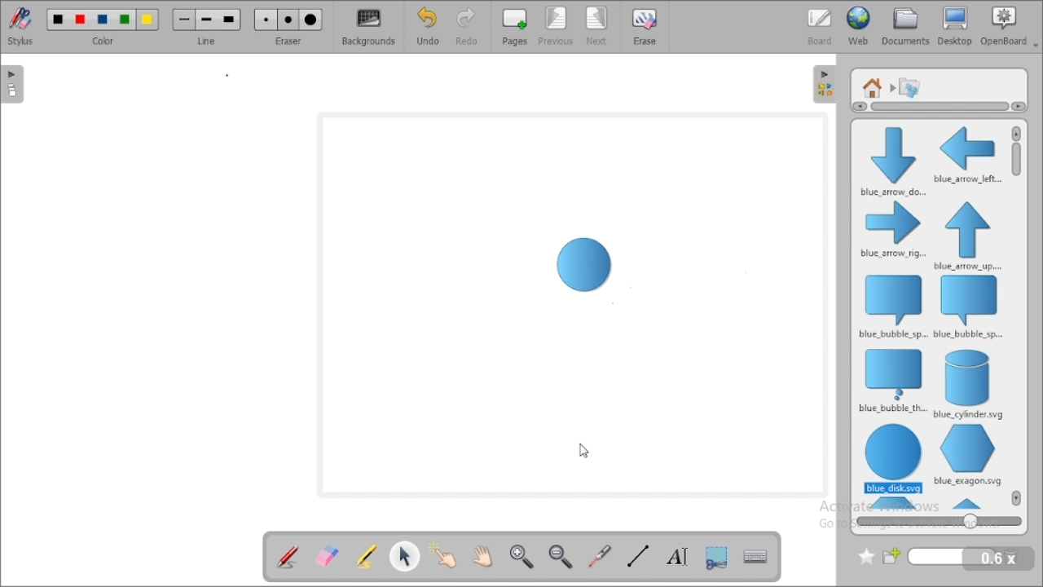 This screenshot has width=1043, height=587. Describe the element at coordinates (967, 455) in the screenshot. I see `blue exagon` at that location.